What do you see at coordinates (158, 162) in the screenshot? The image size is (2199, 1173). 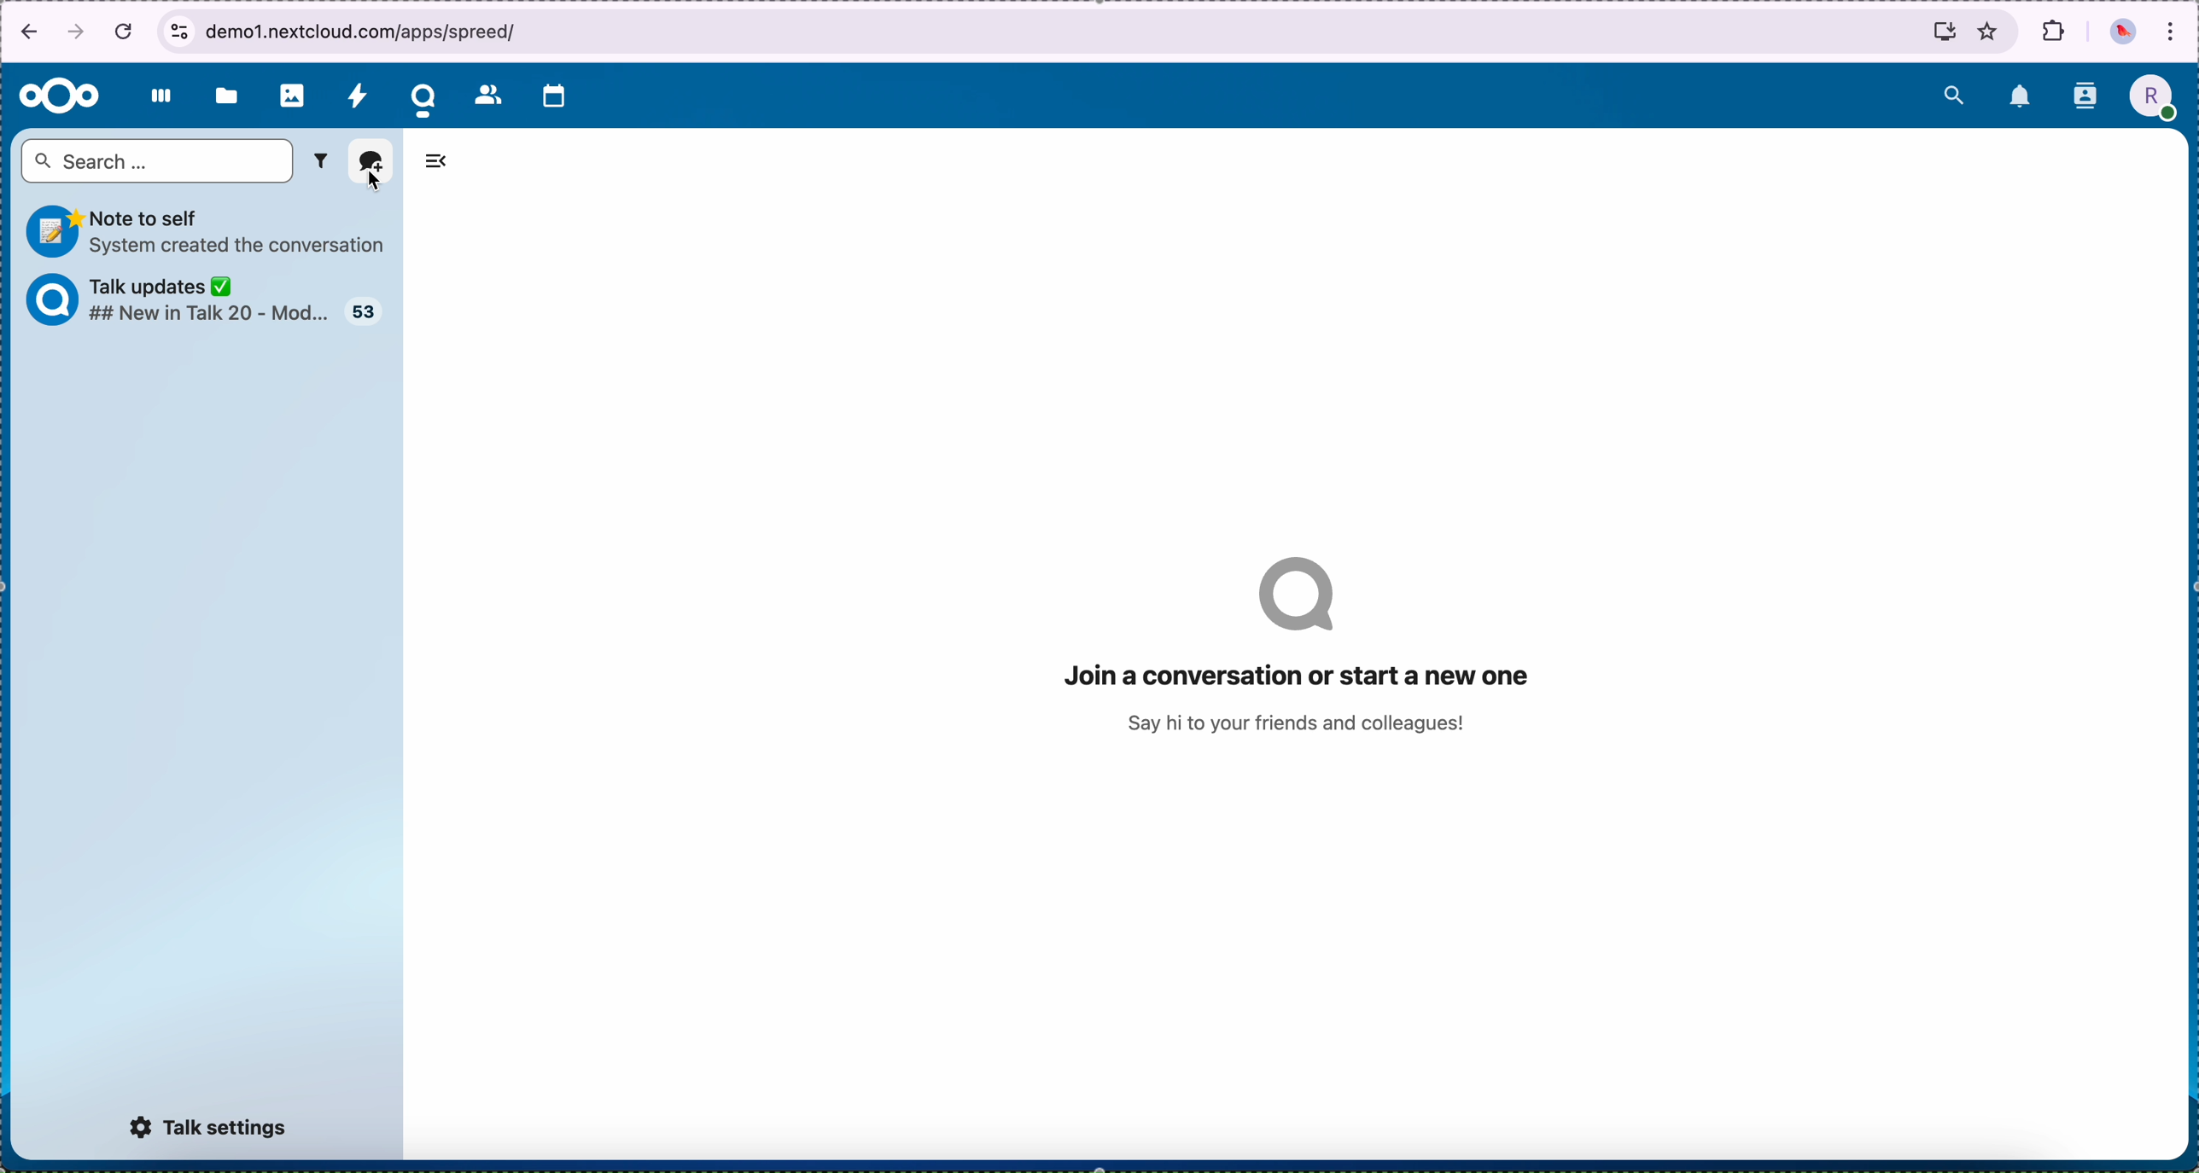 I see `search bar` at bounding box center [158, 162].